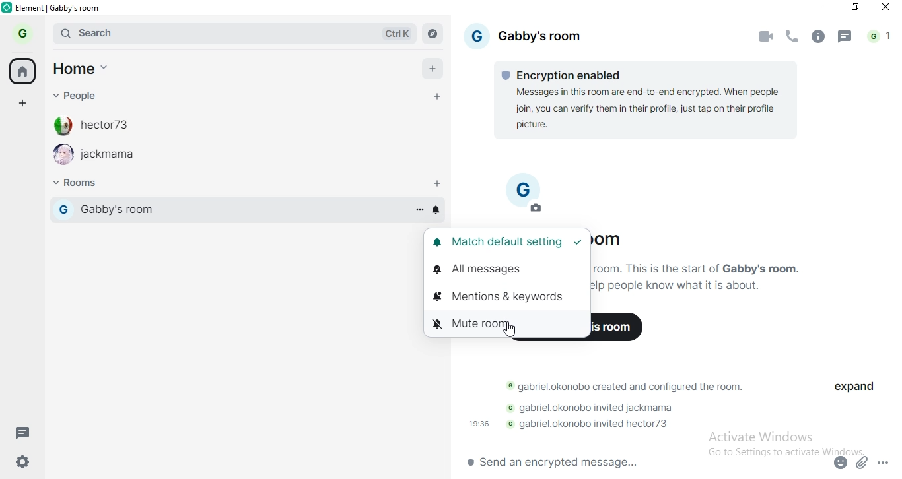  Describe the element at coordinates (602, 407) in the screenshot. I see `text 3` at that location.